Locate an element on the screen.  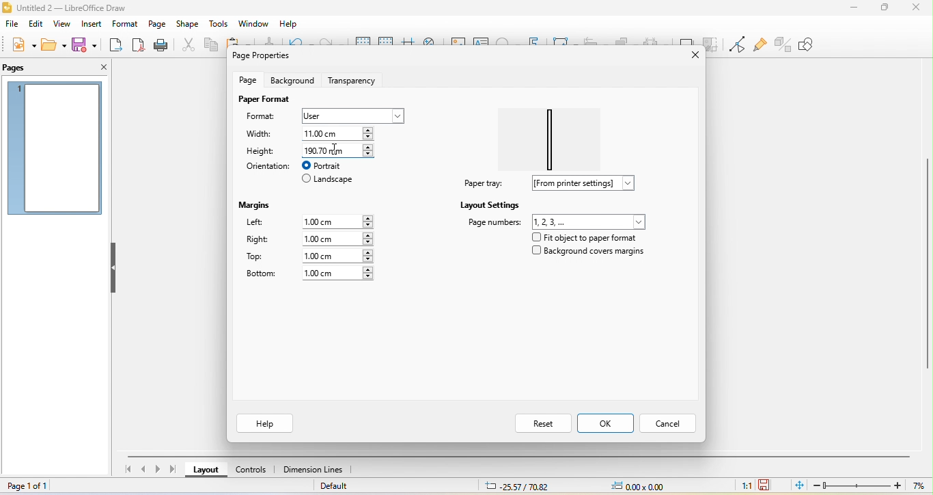
show gluepoint function is located at coordinates (758, 45).